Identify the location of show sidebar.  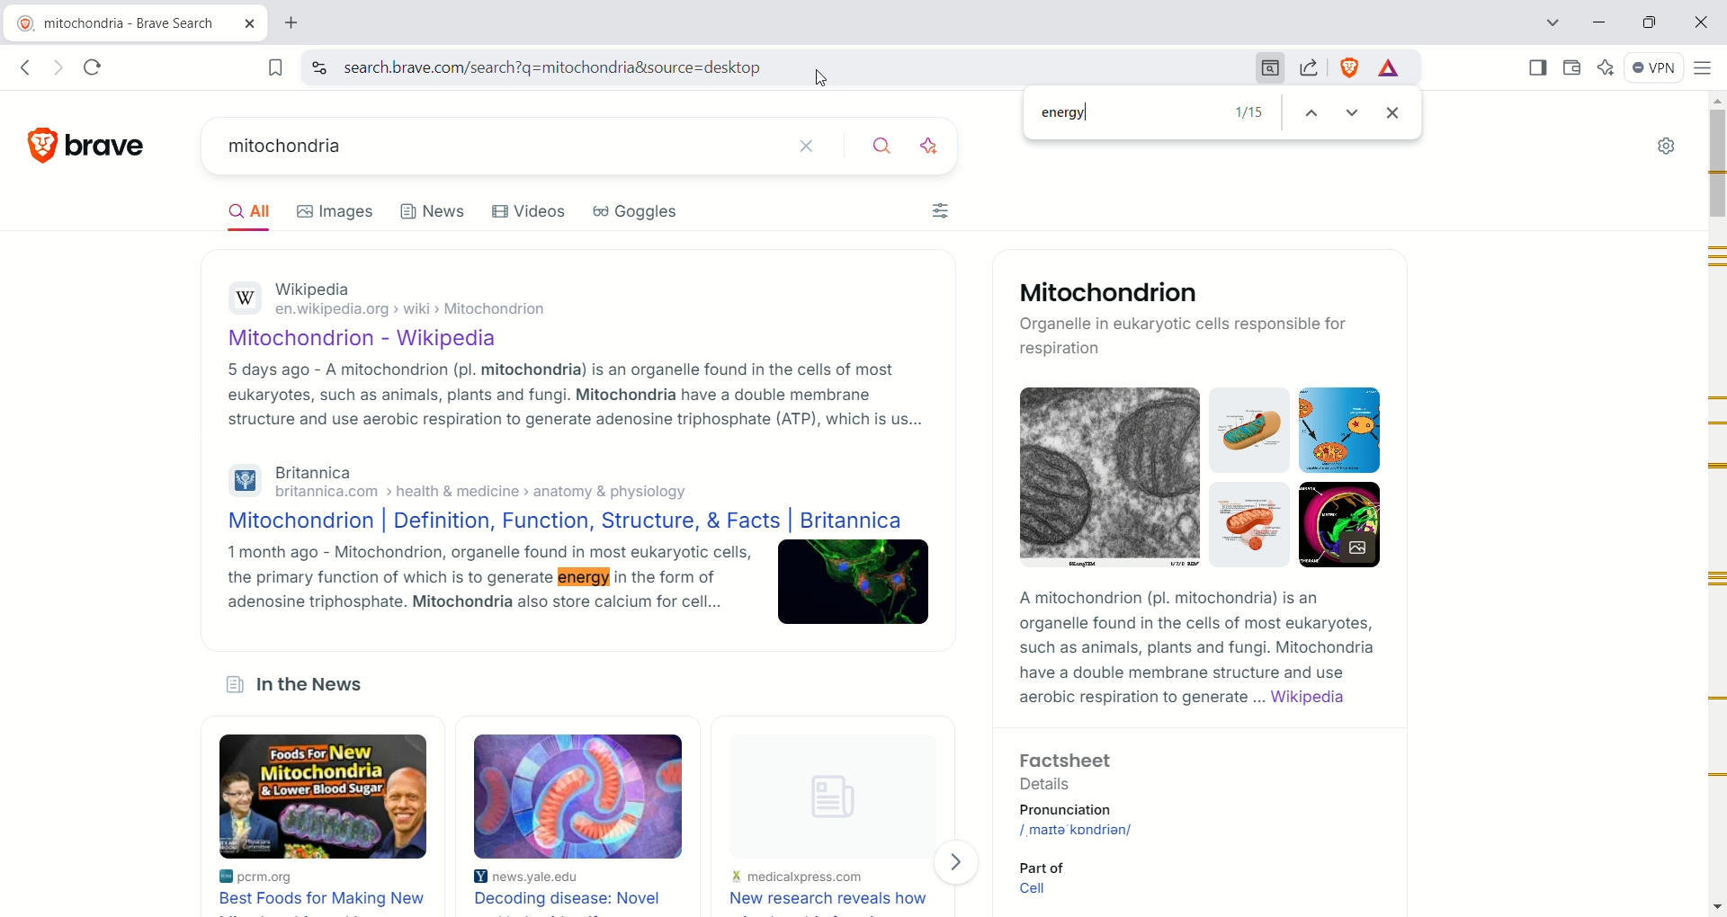
(1528, 68).